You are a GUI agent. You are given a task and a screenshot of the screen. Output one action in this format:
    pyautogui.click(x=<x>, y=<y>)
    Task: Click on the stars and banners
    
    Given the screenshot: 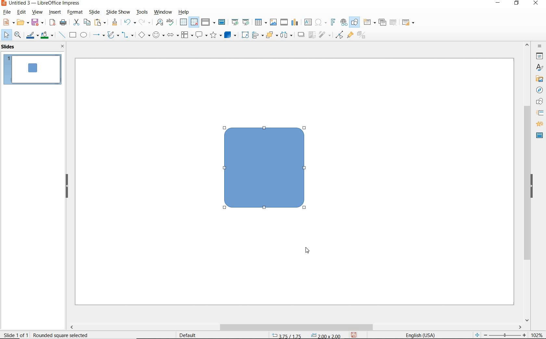 What is the action you would take?
    pyautogui.click(x=215, y=35)
    